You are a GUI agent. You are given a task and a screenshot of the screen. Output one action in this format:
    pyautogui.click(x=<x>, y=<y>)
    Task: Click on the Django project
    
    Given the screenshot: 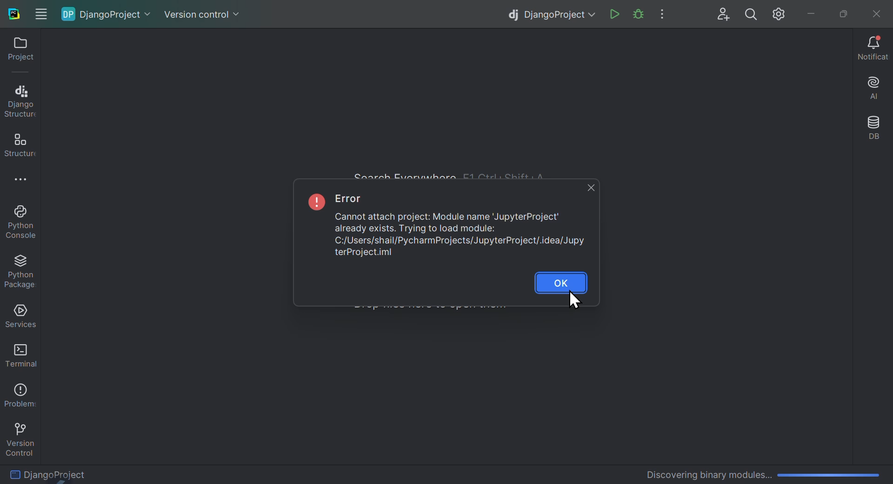 What is the action you would take?
    pyautogui.click(x=548, y=13)
    